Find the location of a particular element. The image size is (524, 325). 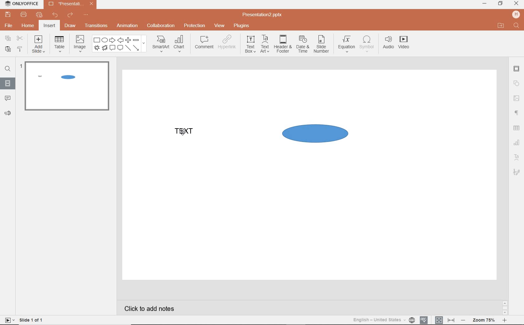

smartart is located at coordinates (161, 44).